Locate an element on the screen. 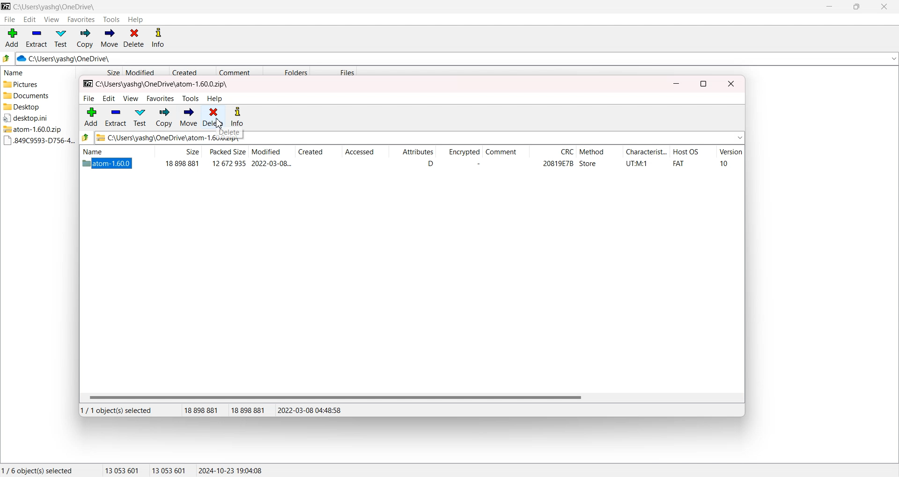 The width and height of the screenshot is (899, 477). Logo is located at coordinates (6, 6).